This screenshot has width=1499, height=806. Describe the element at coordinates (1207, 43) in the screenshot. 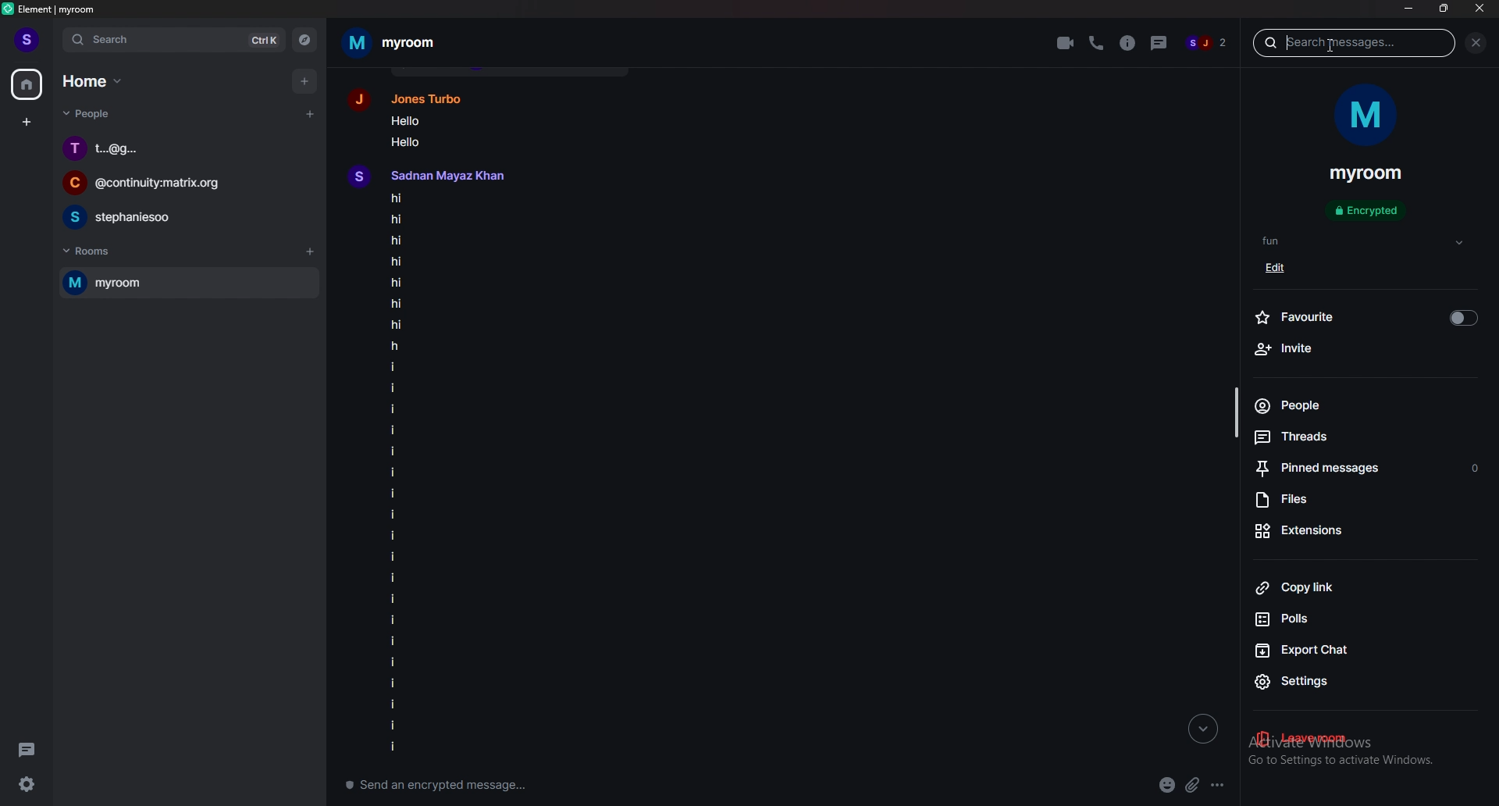

I see `members` at that location.